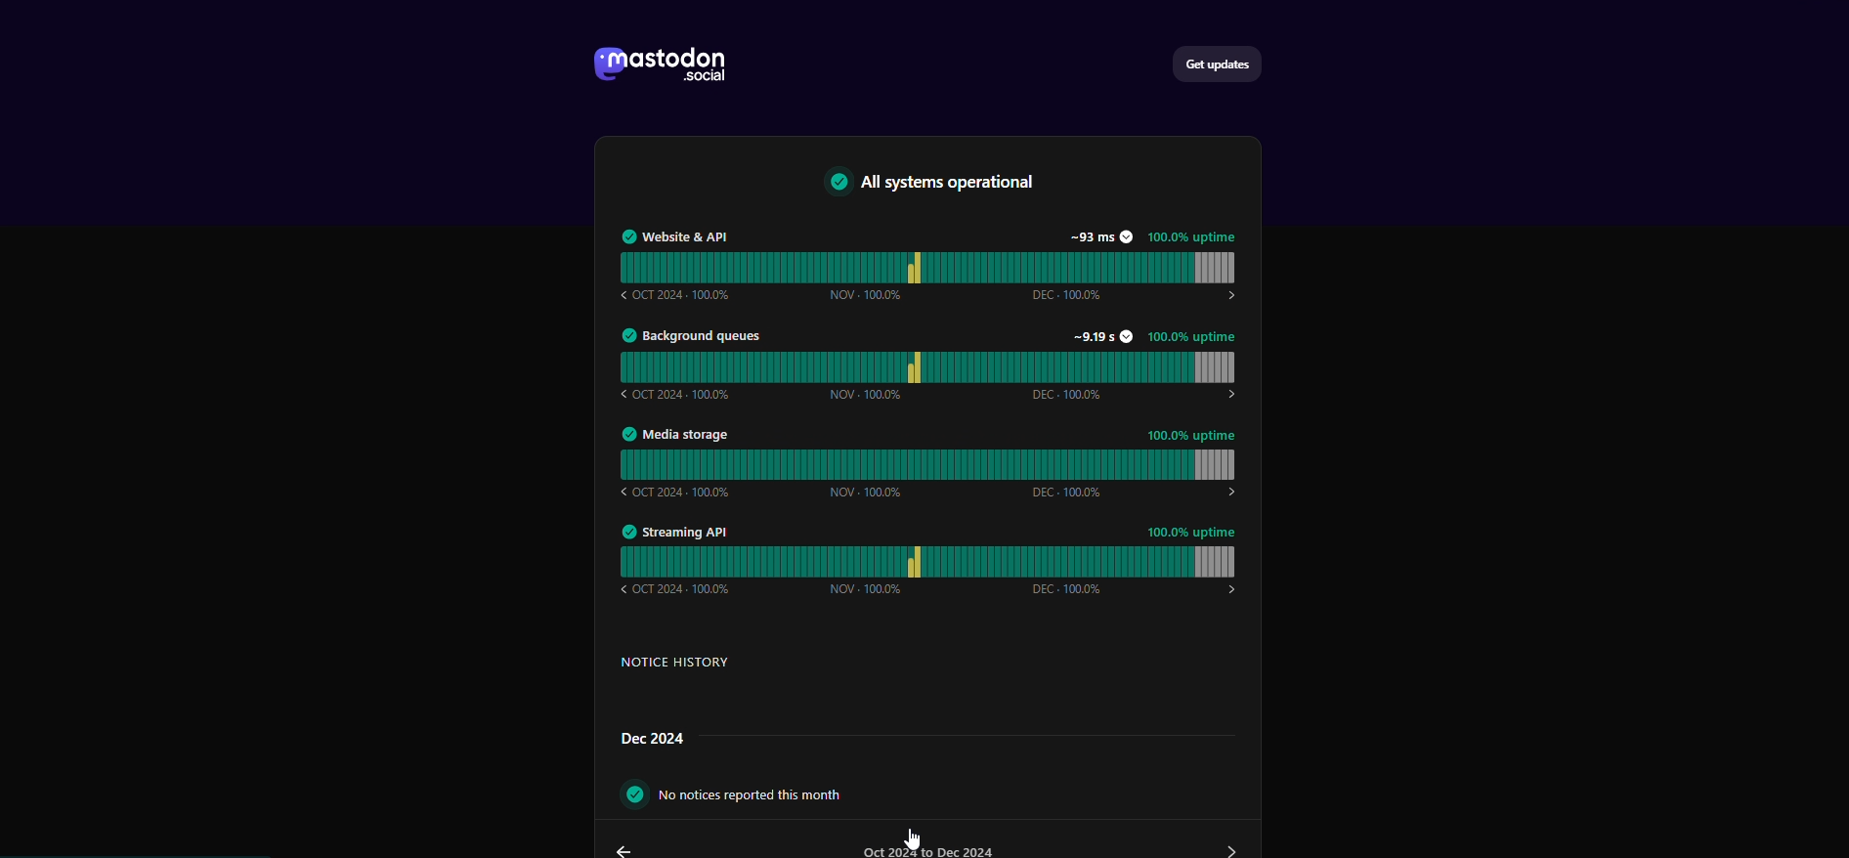 The image size is (1849, 858). What do you see at coordinates (948, 184) in the screenshot?
I see `All systems operational` at bounding box center [948, 184].